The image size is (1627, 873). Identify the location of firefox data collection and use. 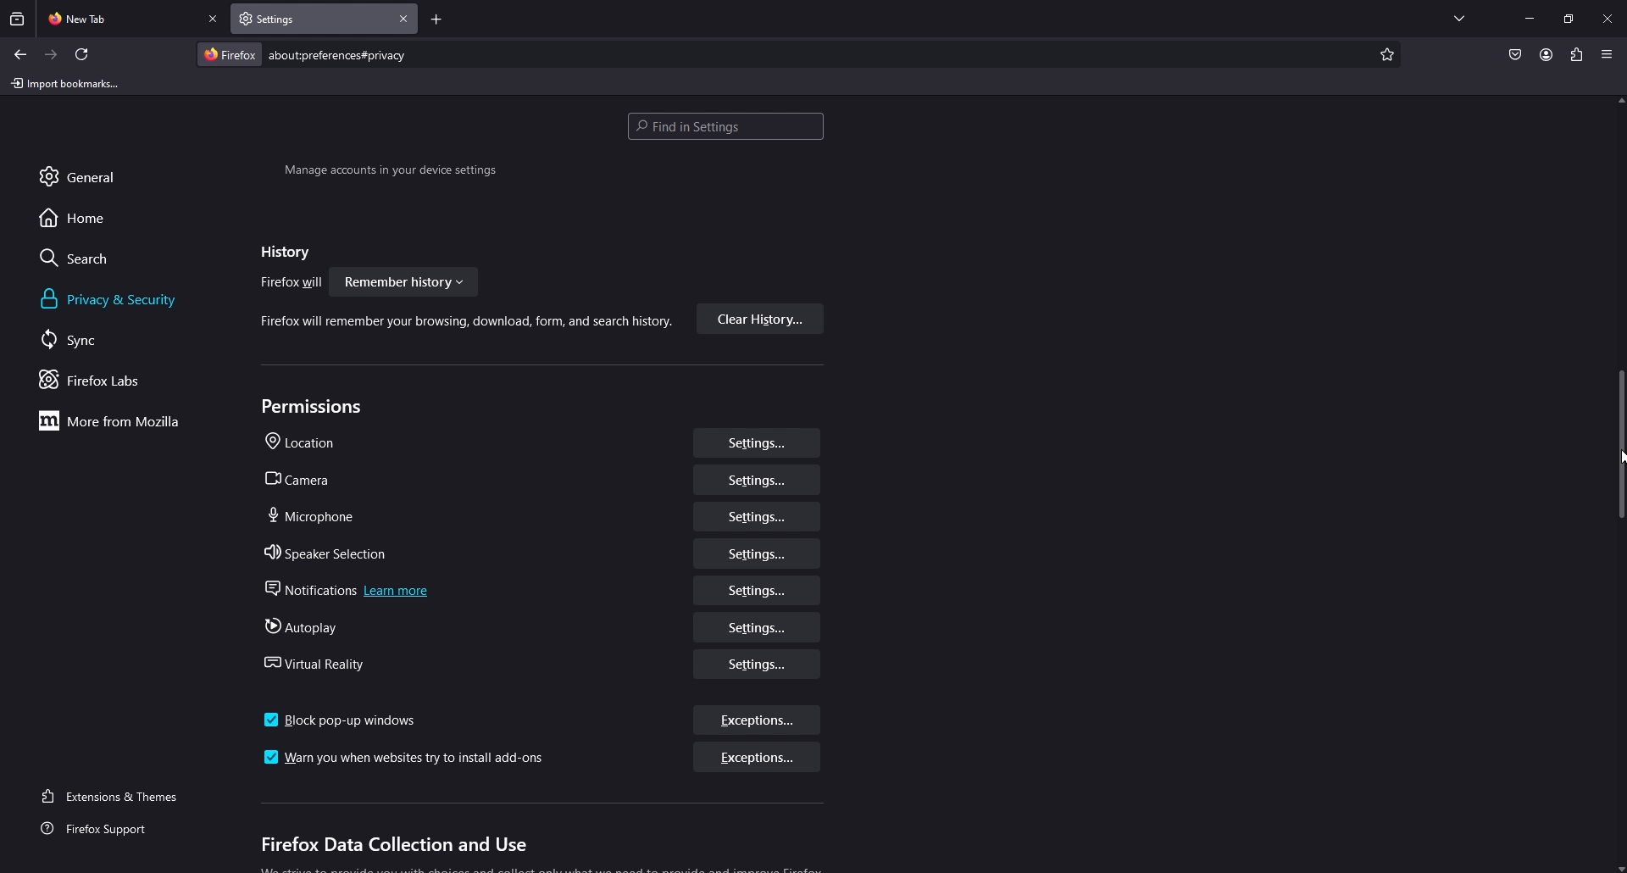
(404, 846).